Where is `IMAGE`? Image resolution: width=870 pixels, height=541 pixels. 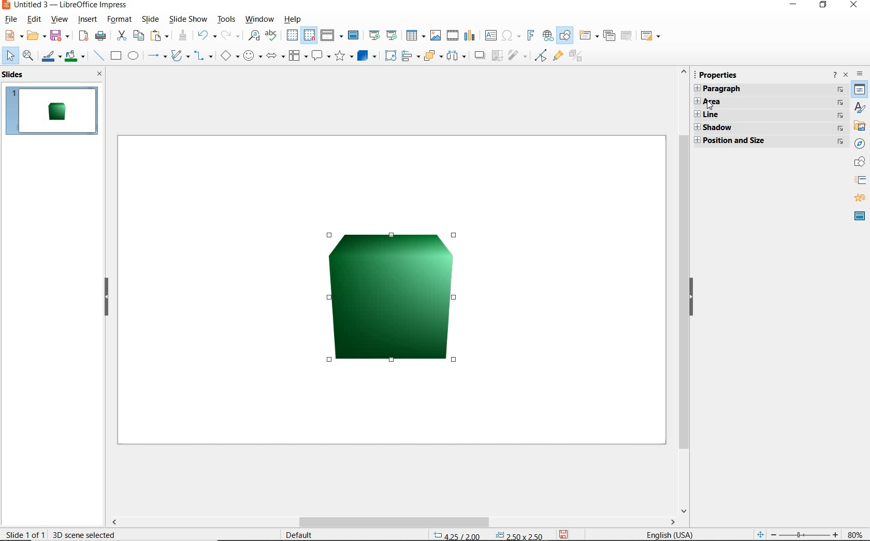
IMAGE is located at coordinates (390, 296).